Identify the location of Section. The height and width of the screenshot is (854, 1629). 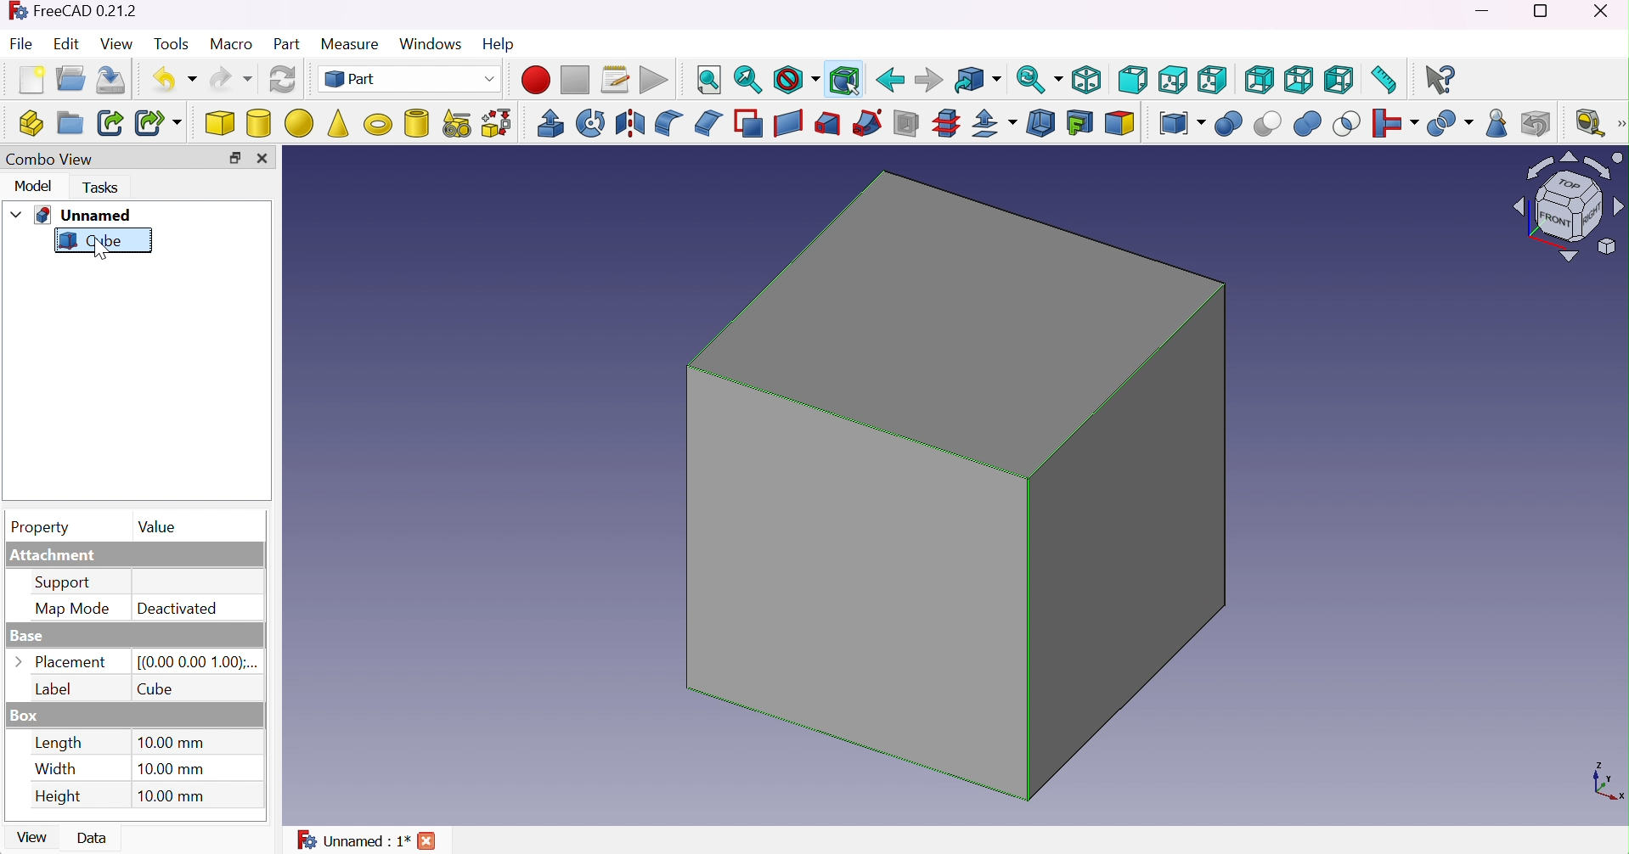
(905, 125).